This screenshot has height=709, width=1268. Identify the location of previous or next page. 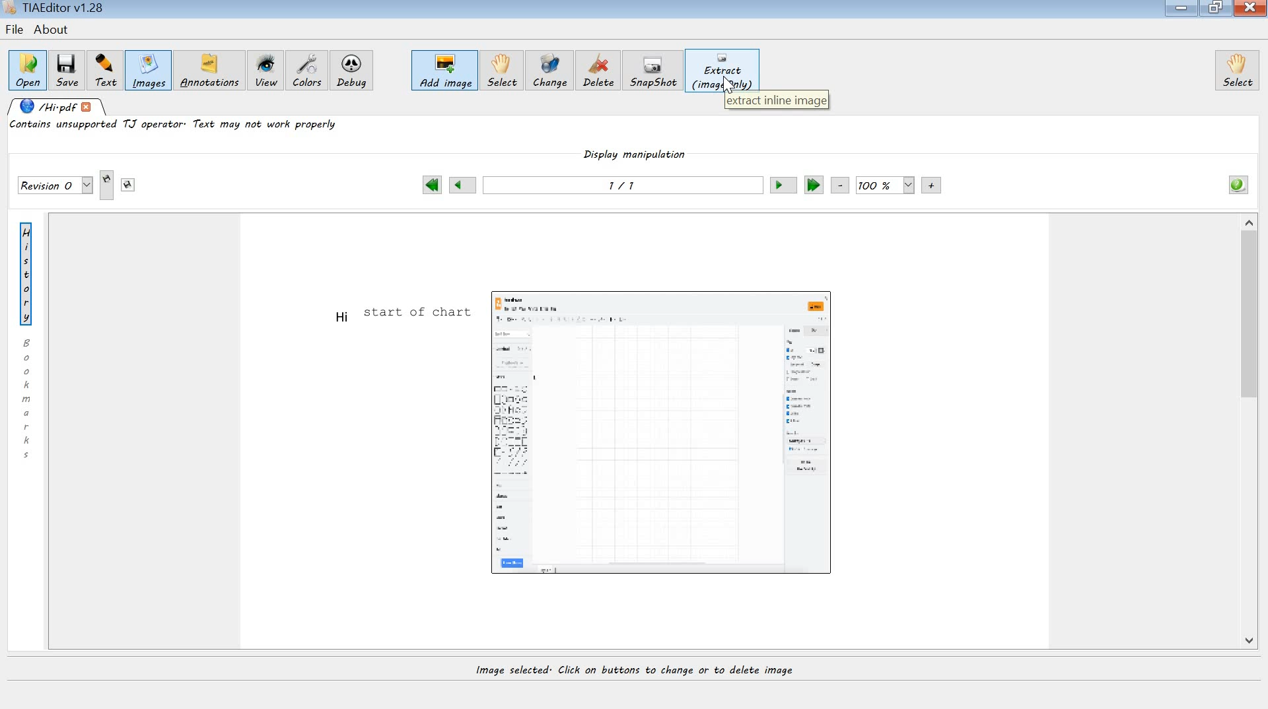
(621, 188).